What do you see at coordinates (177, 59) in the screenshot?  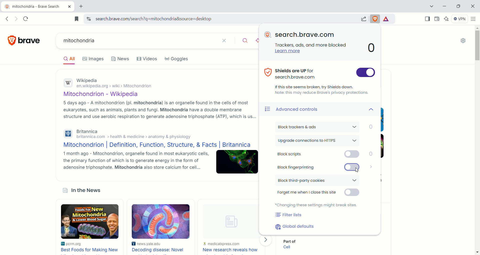 I see `Goggles` at bounding box center [177, 59].